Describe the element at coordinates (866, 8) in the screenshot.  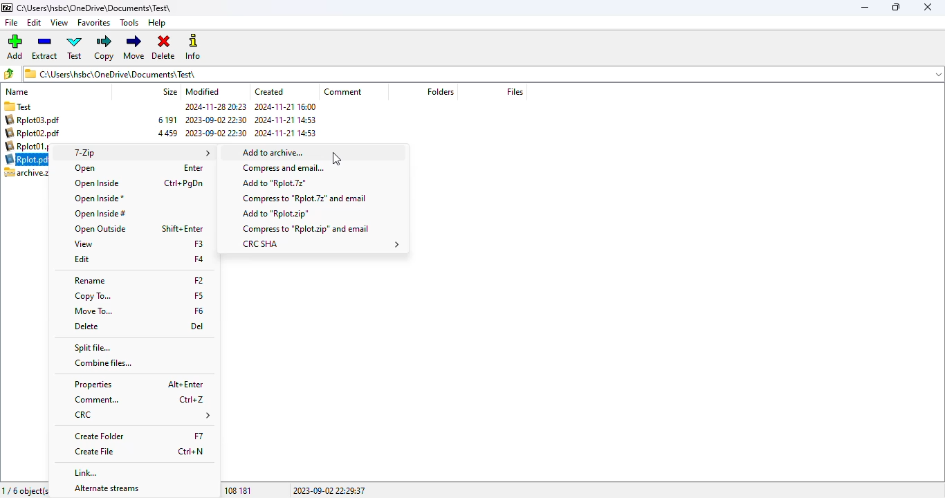
I see `minimize` at that location.